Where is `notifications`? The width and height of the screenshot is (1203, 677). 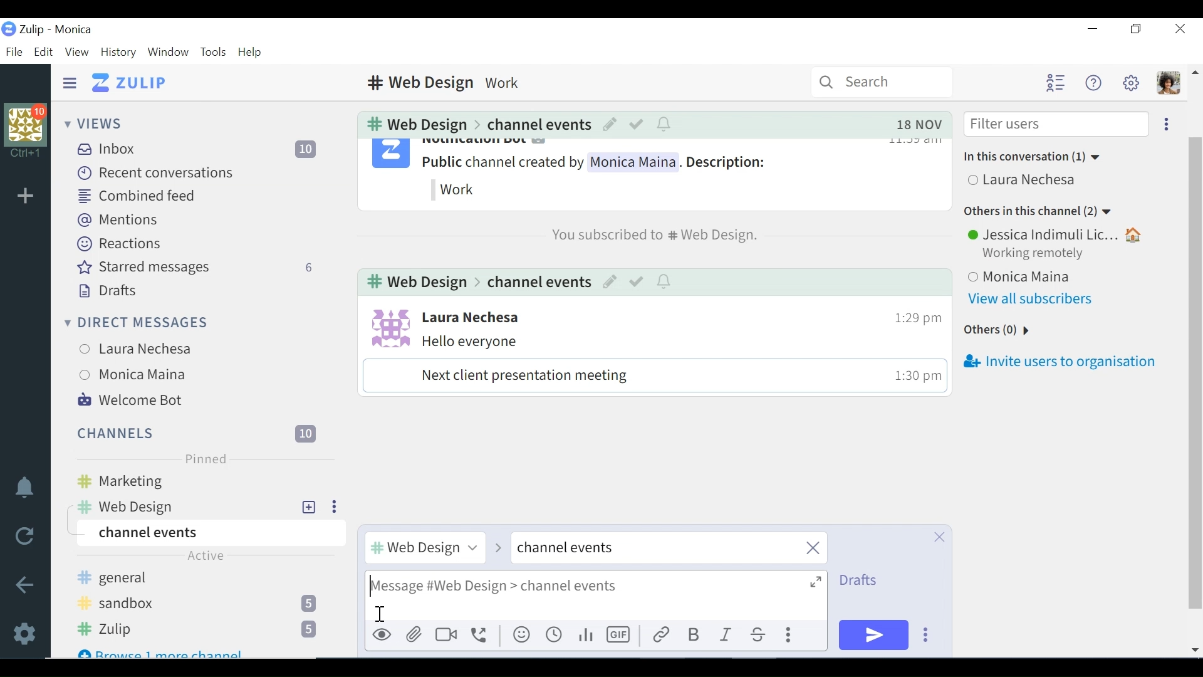
notifications is located at coordinates (24, 486).